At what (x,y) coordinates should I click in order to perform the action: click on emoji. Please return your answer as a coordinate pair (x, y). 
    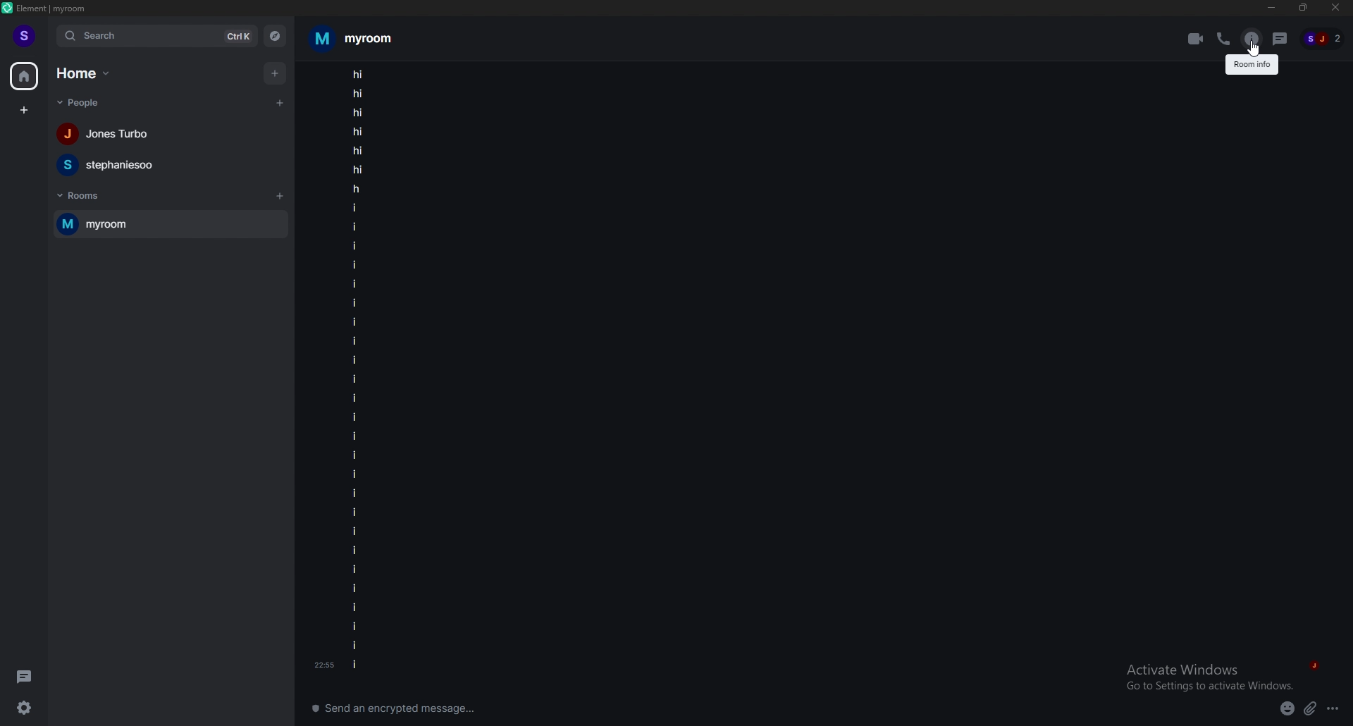
    Looking at the image, I should click on (1287, 709).